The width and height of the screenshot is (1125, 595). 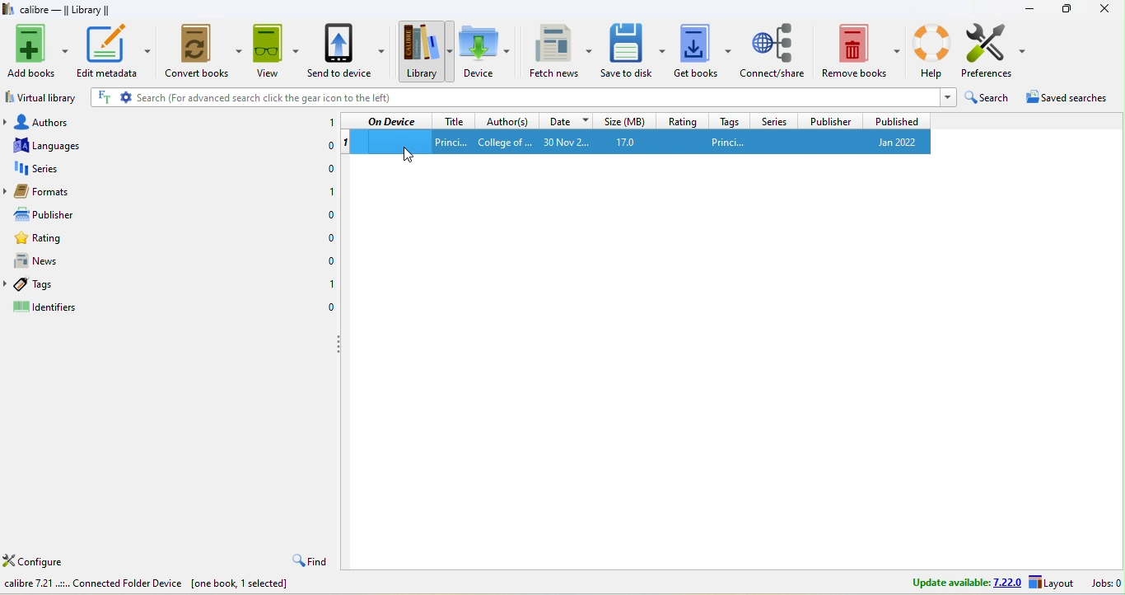 What do you see at coordinates (346, 143) in the screenshot?
I see `1` at bounding box center [346, 143].